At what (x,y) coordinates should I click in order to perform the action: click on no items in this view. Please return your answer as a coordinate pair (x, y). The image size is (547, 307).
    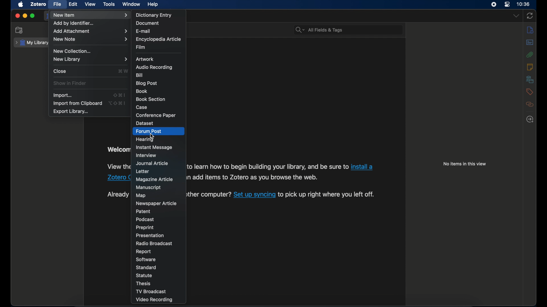
    Looking at the image, I should click on (465, 164).